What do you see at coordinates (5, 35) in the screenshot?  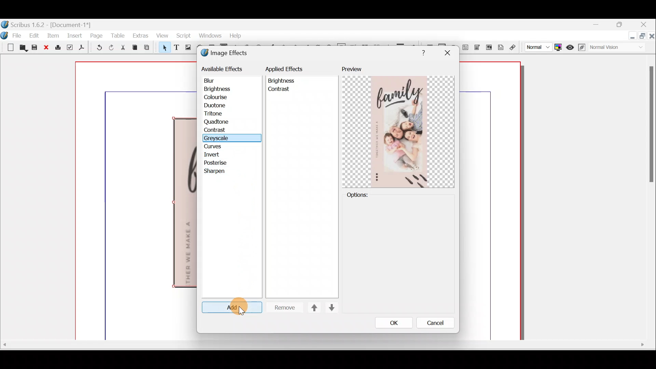 I see `Logo` at bounding box center [5, 35].